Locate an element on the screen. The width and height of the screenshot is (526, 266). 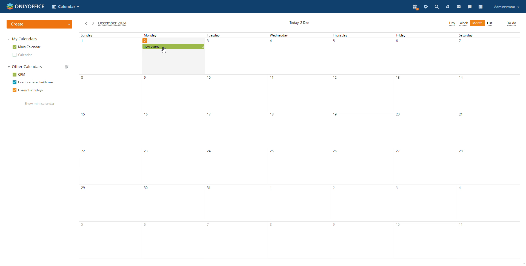
mail is located at coordinates (458, 7).